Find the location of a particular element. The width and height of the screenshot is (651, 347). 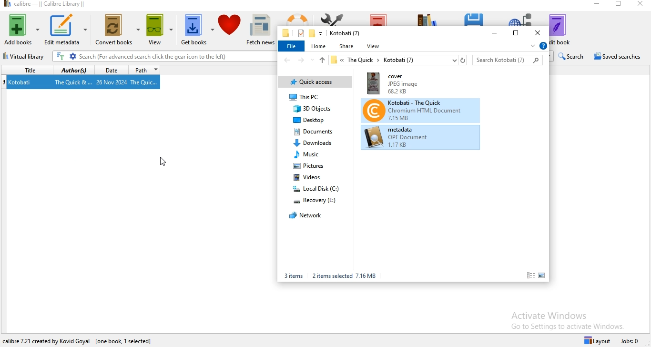

virtual library is located at coordinates (24, 57).